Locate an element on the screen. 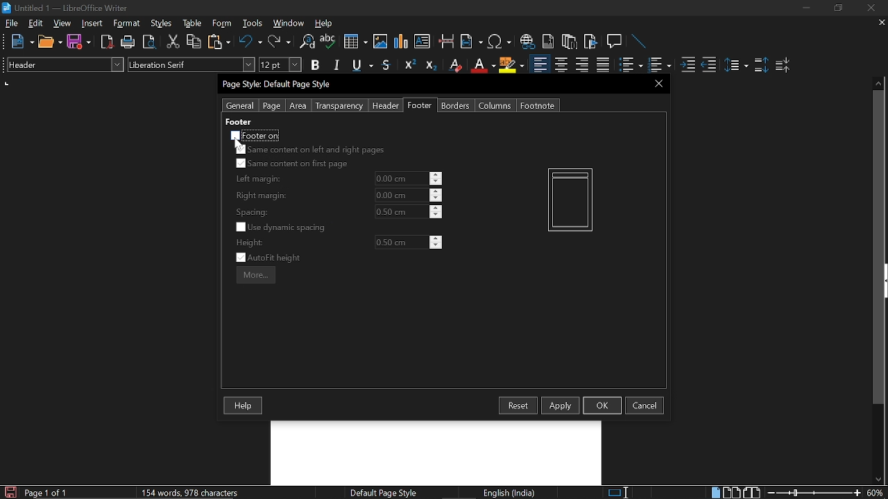 Image resolution: width=888 pixels, height=499 pixels. Decrease indent is located at coordinates (709, 64).